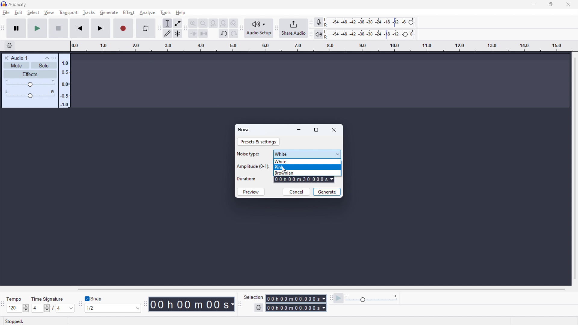 The height and width of the screenshot is (325, 578). What do you see at coordinates (327, 192) in the screenshot?
I see `generate` at bounding box center [327, 192].